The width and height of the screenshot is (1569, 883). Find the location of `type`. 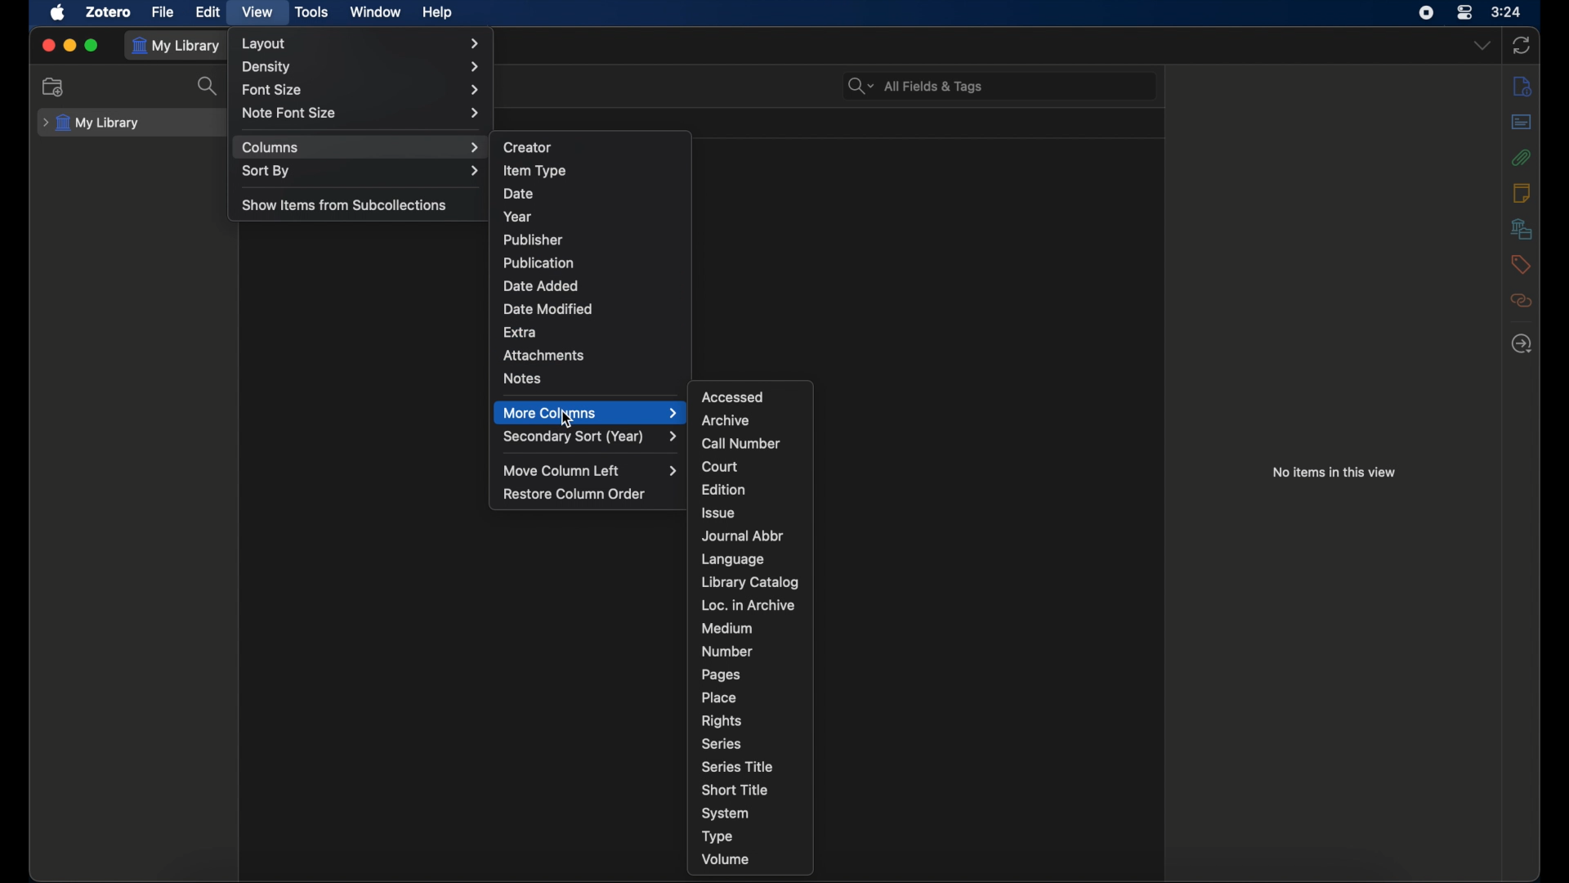

type is located at coordinates (717, 836).